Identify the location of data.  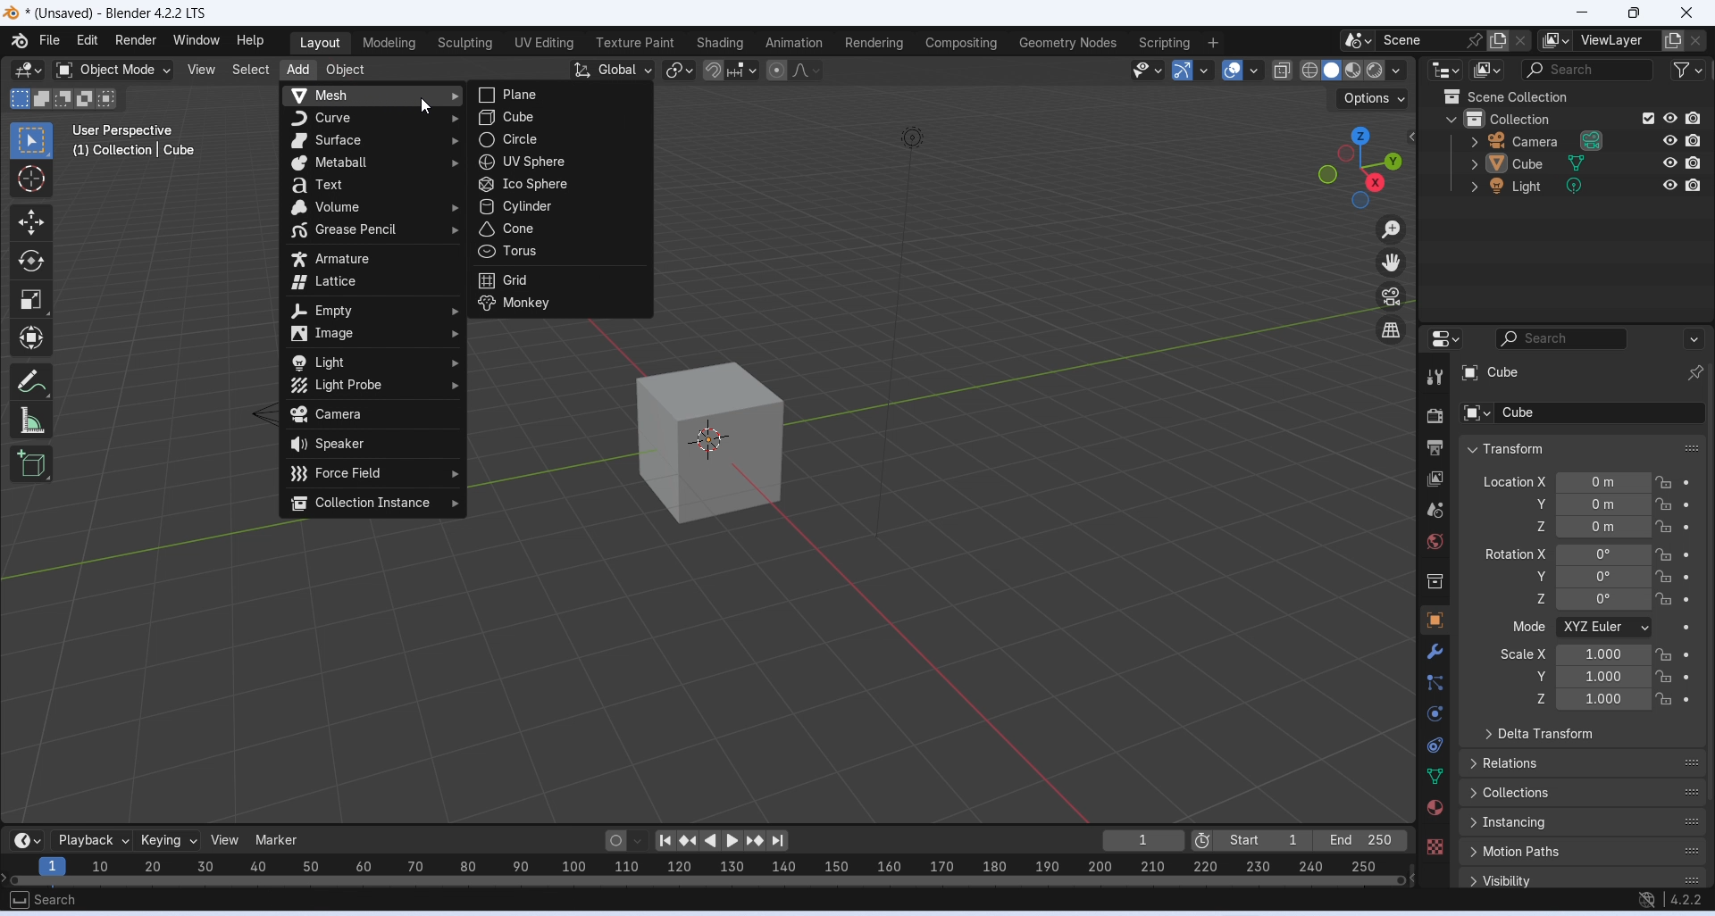
(1435, 775).